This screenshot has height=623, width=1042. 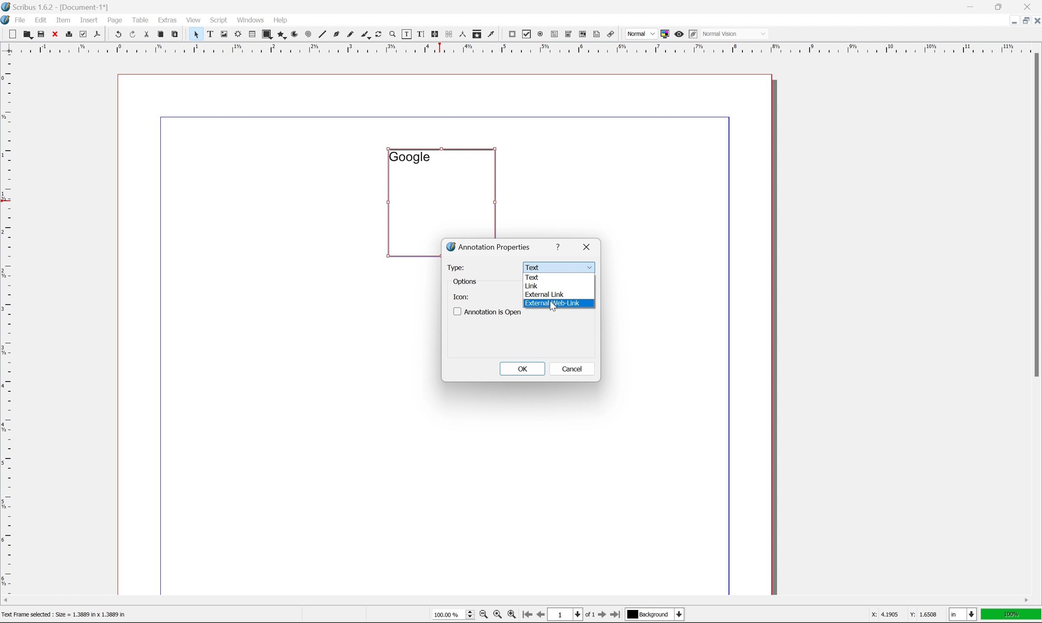 I want to click on open, so click(x=27, y=35).